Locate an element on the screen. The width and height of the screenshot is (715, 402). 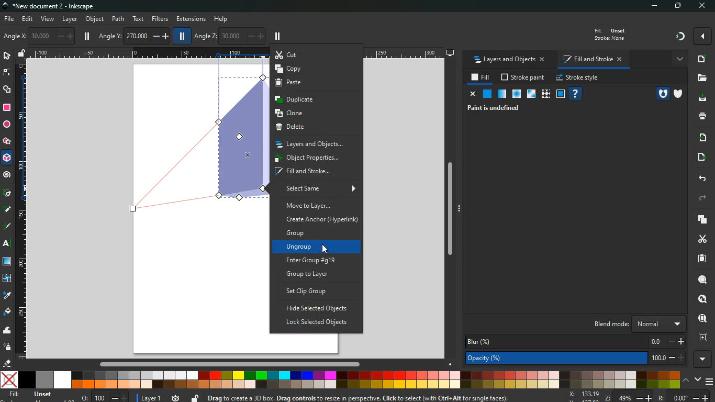
object is located at coordinates (96, 20).